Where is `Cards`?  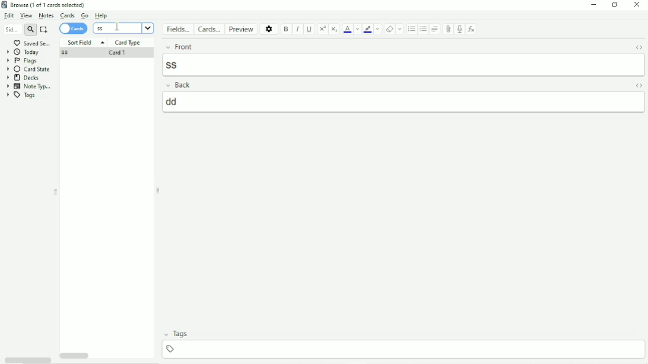 Cards is located at coordinates (211, 28).